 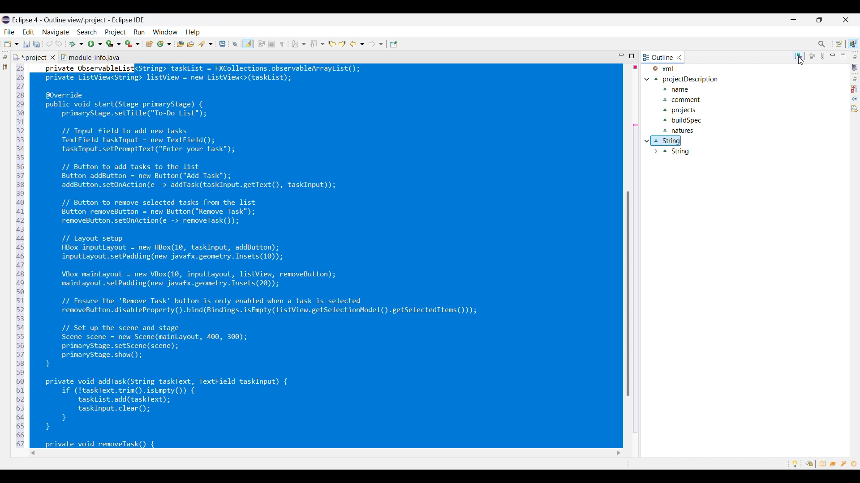 I want to click on Save, so click(x=26, y=44).